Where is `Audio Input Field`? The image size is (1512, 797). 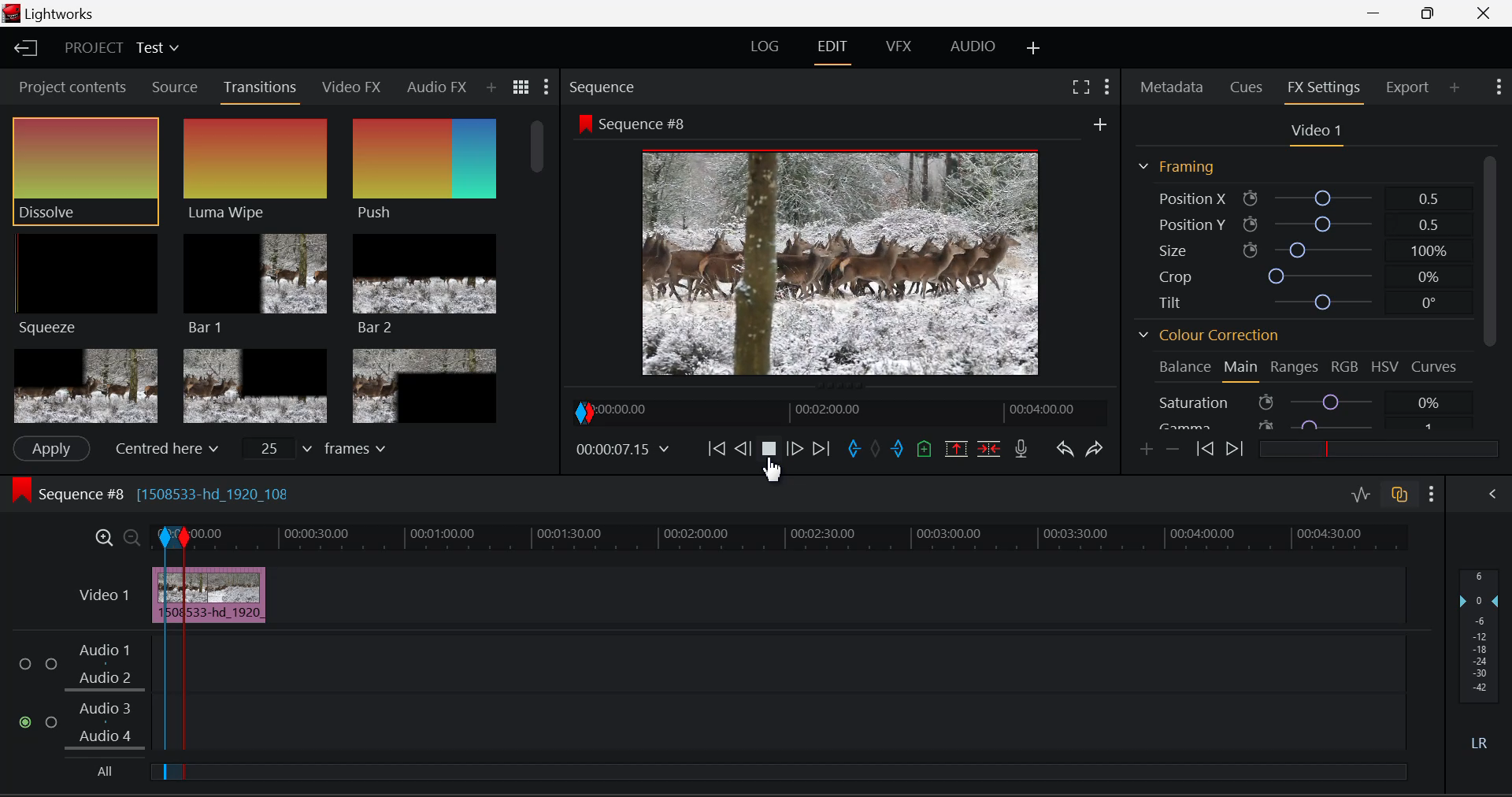
Audio Input Field is located at coordinates (798, 724).